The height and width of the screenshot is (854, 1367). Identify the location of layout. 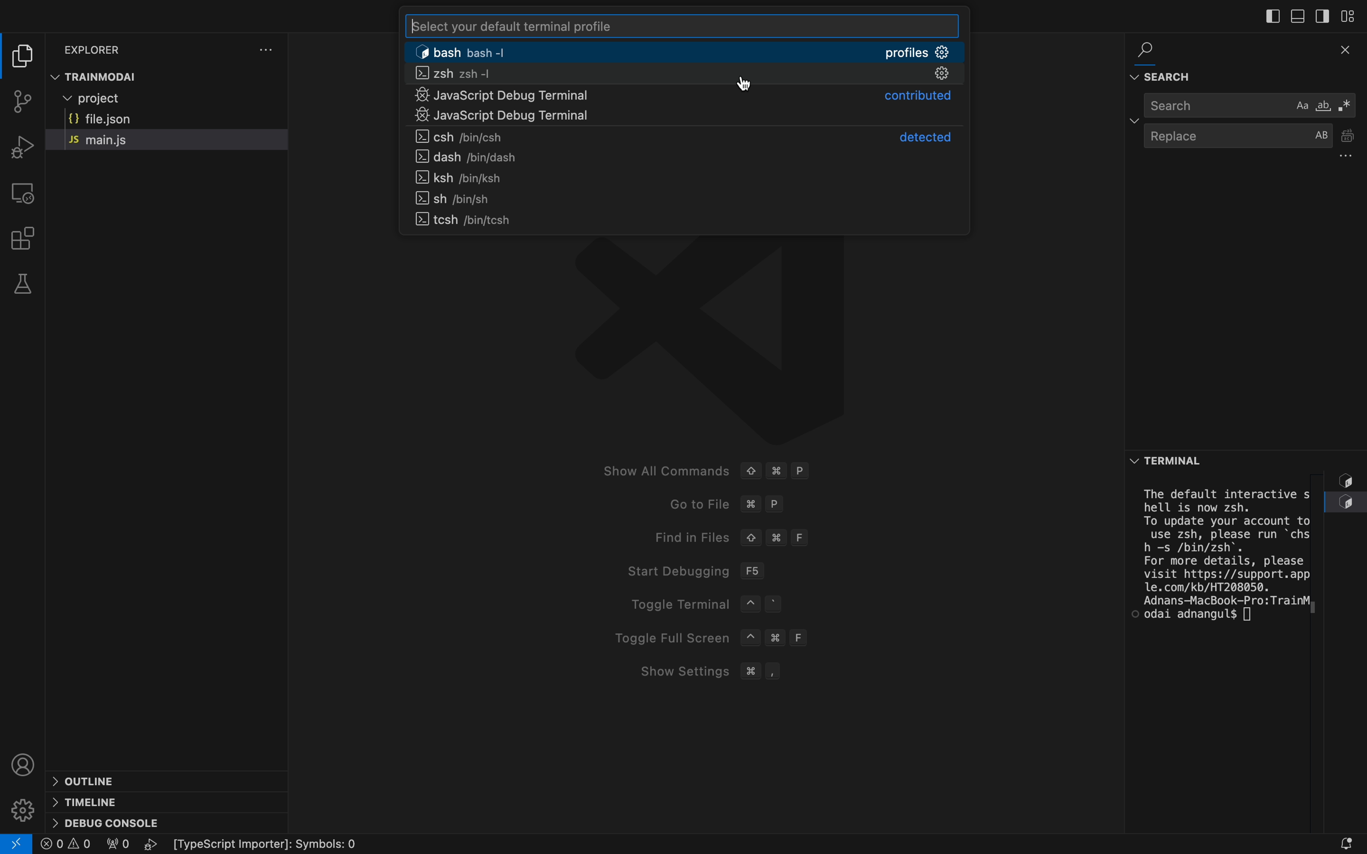
(1352, 15).